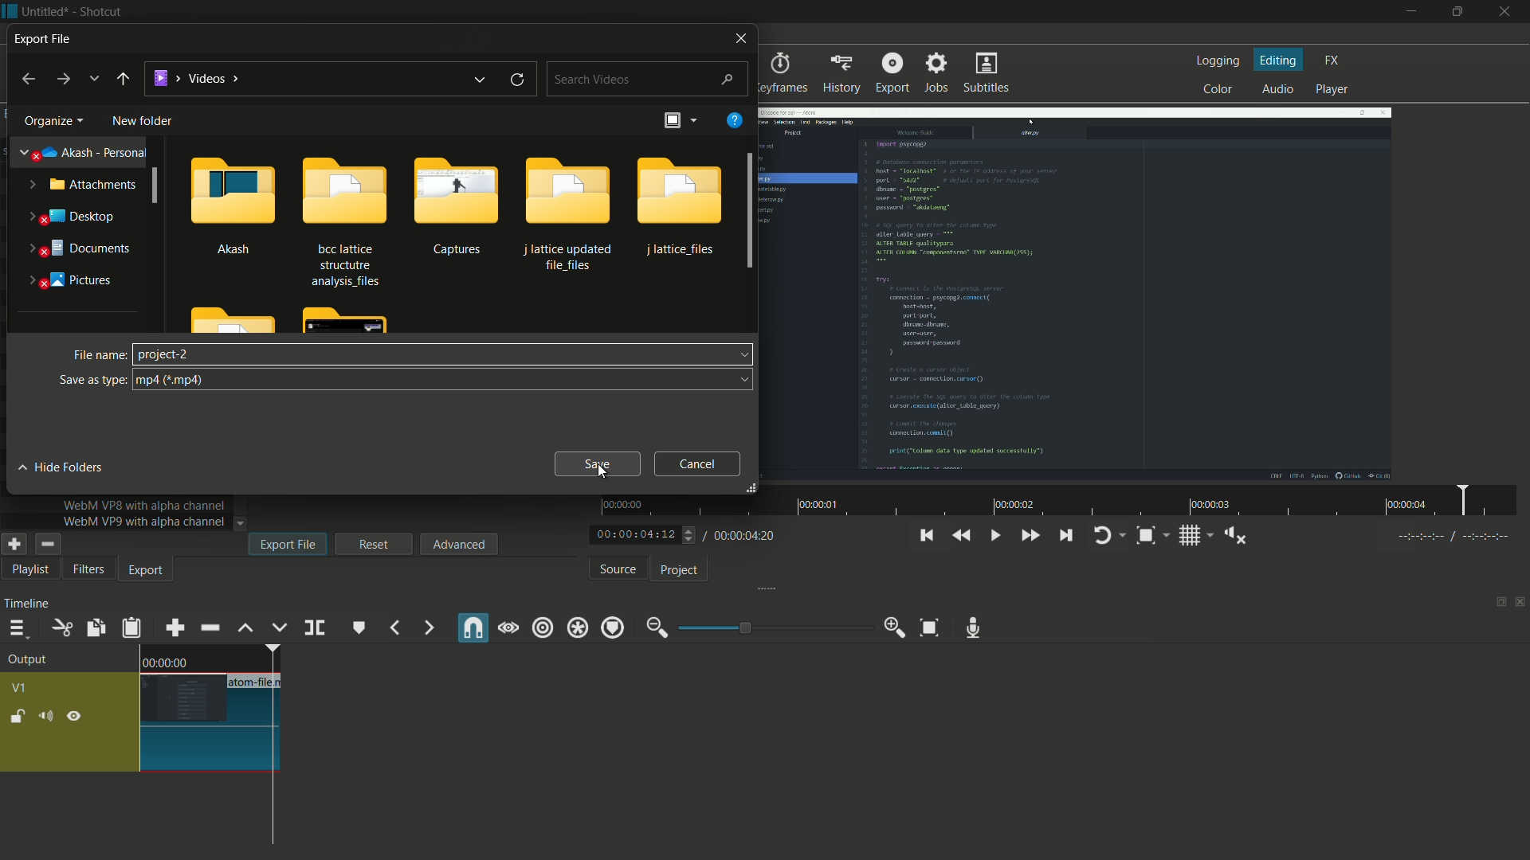 Image resolution: width=1530 pixels, height=860 pixels. Describe the element at coordinates (975, 628) in the screenshot. I see `record audio` at that location.